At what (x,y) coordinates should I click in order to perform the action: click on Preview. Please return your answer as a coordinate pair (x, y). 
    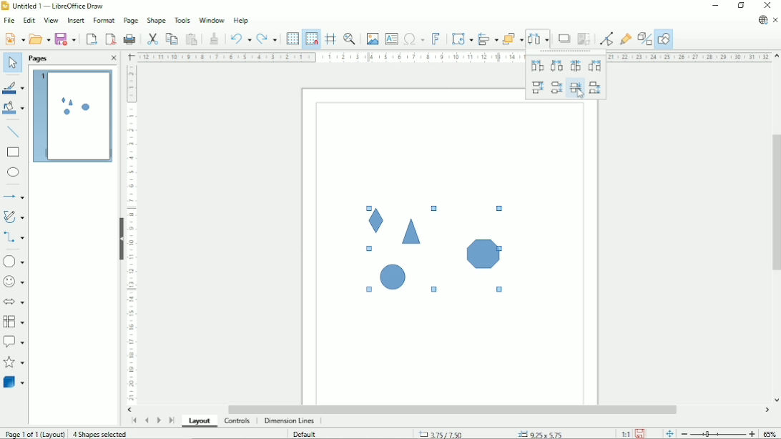
    Looking at the image, I should click on (72, 117).